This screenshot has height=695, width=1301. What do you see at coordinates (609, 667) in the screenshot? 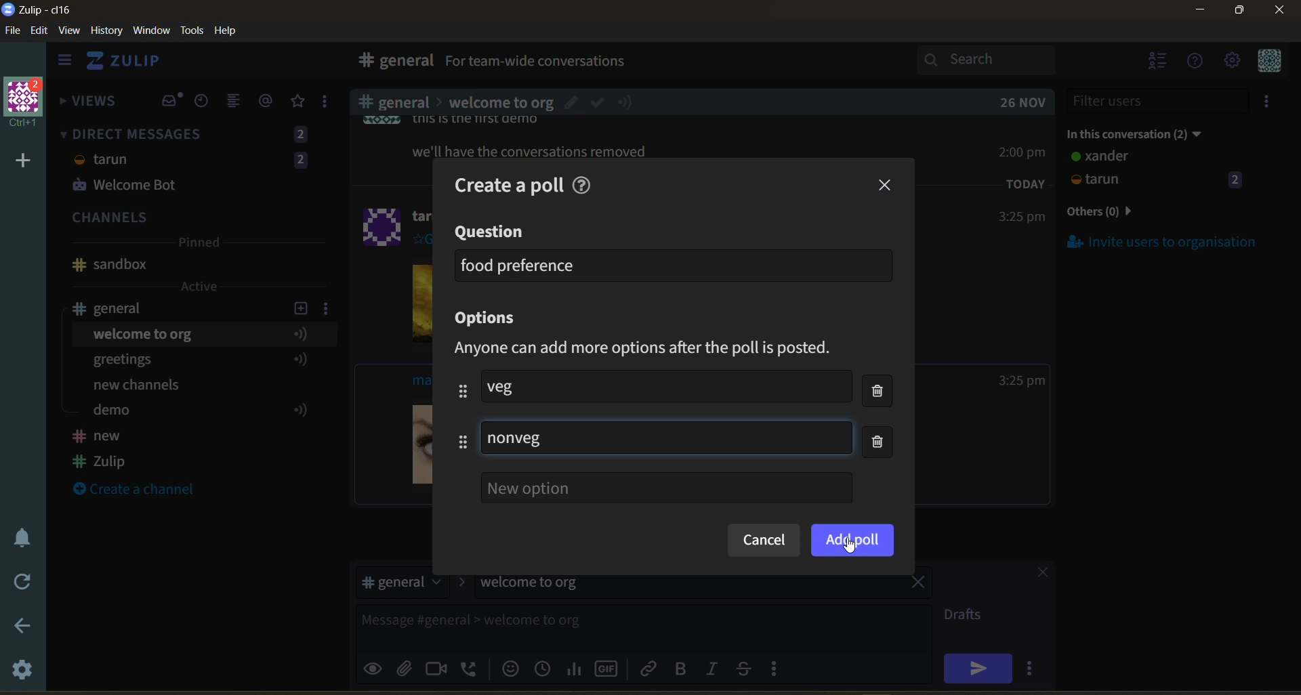
I see `add gif` at bounding box center [609, 667].